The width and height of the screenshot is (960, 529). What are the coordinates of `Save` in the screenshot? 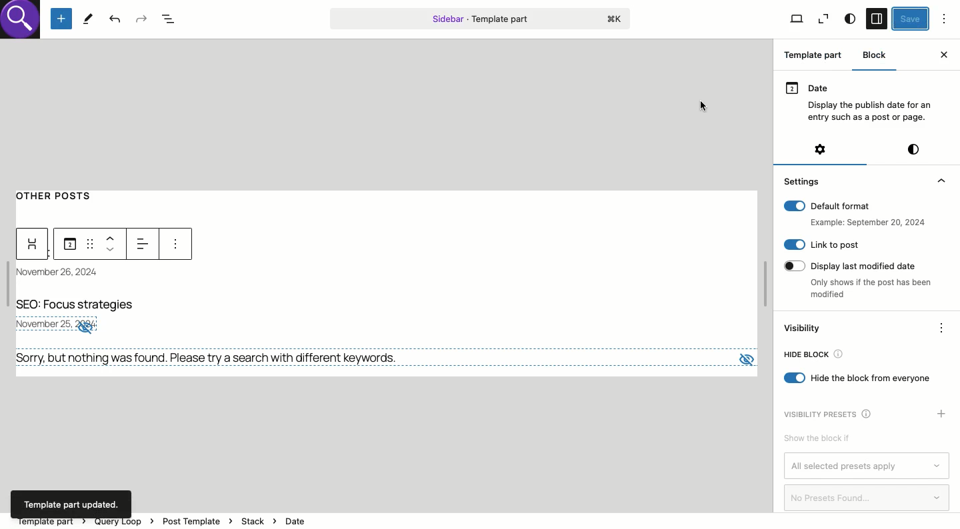 It's located at (911, 19).